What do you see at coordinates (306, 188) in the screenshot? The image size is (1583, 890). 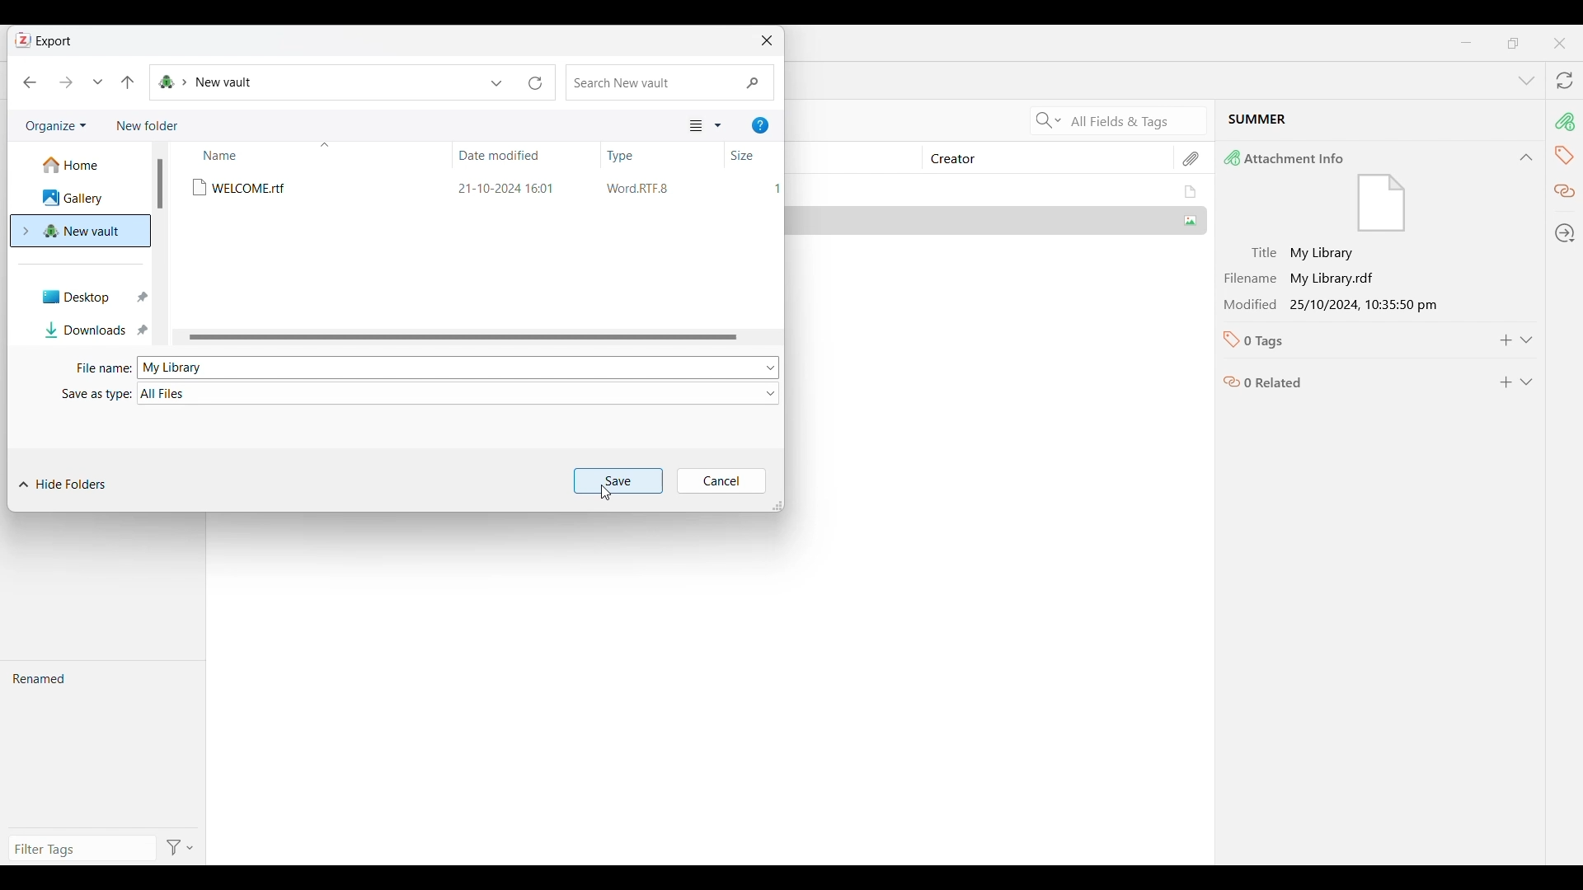 I see `Welcome.rtf` at bounding box center [306, 188].